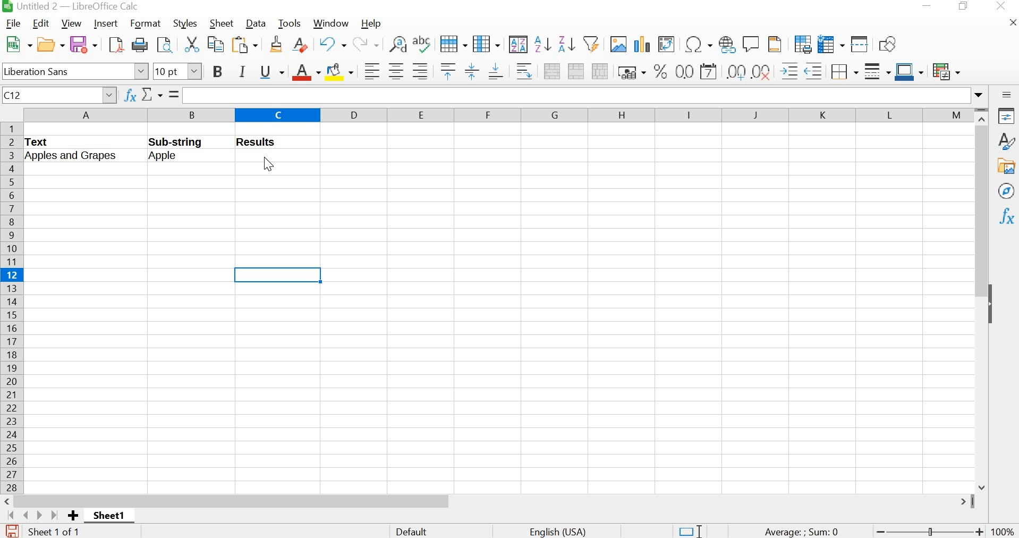  I want to click on open, so click(50, 43).